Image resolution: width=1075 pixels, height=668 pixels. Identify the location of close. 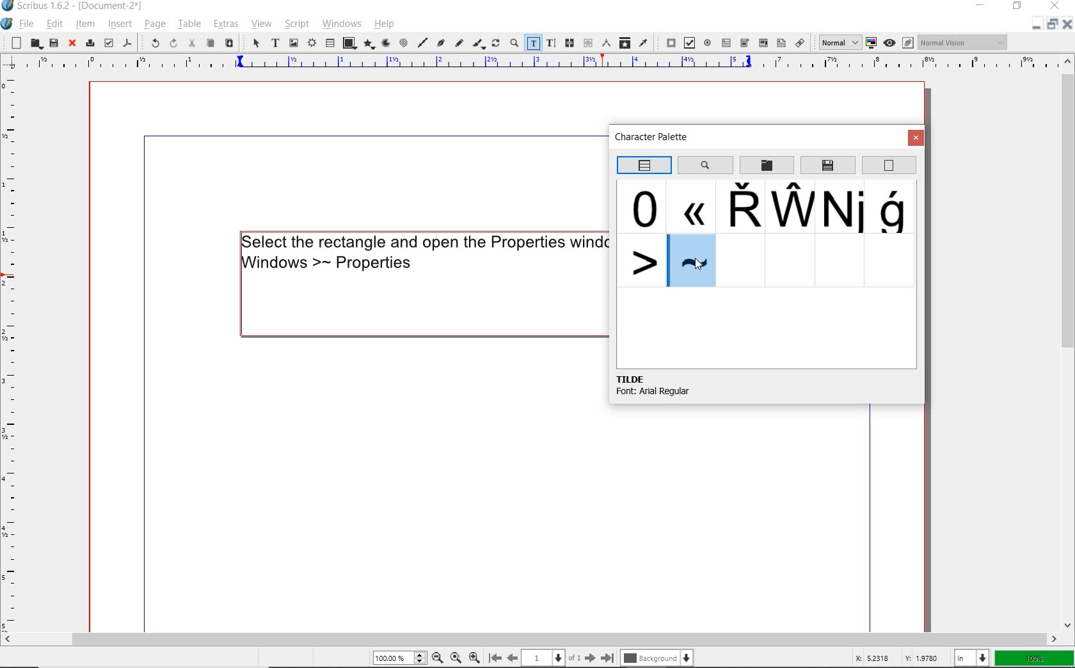
(1067, 27).